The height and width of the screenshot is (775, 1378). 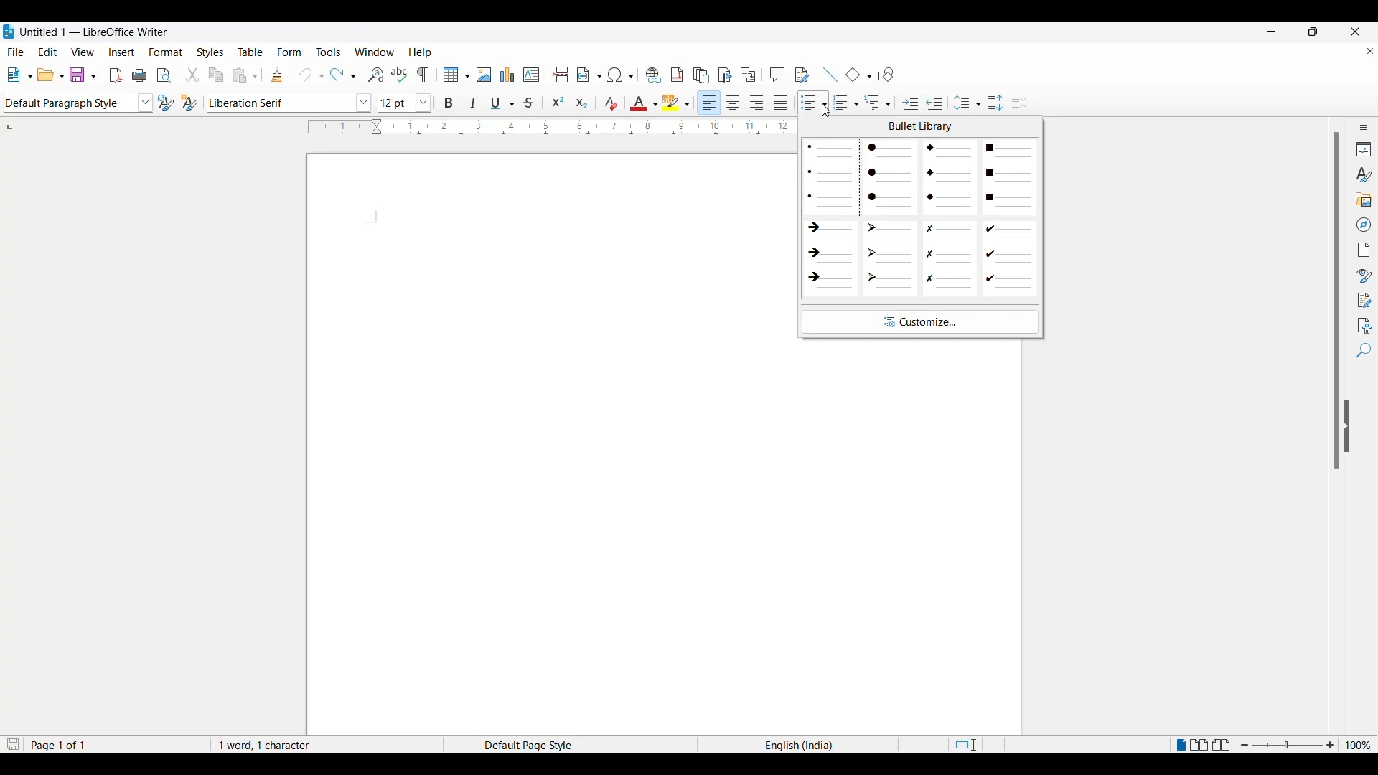 What do you see at coordinates (782, 100) in the screenshot?
I see `justify` at bounding box center [782, 100].